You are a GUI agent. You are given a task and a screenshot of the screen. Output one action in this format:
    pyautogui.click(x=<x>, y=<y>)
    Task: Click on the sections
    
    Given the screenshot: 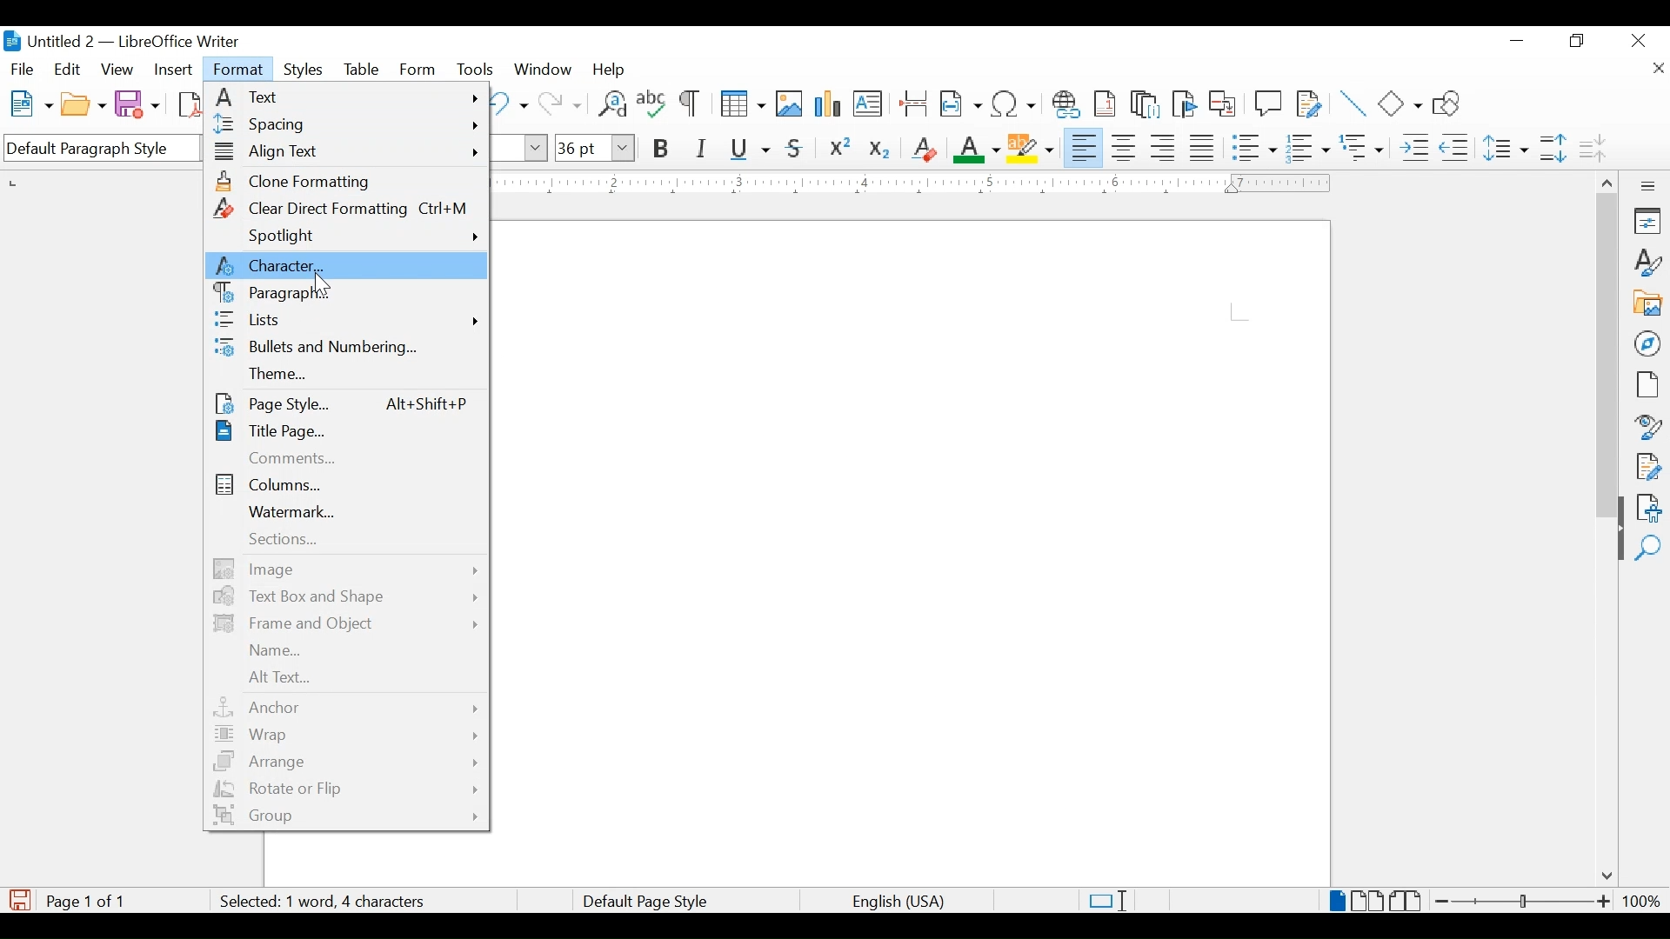 What is the action you would take?
    pyautogui.click(x=282, y=540)
    